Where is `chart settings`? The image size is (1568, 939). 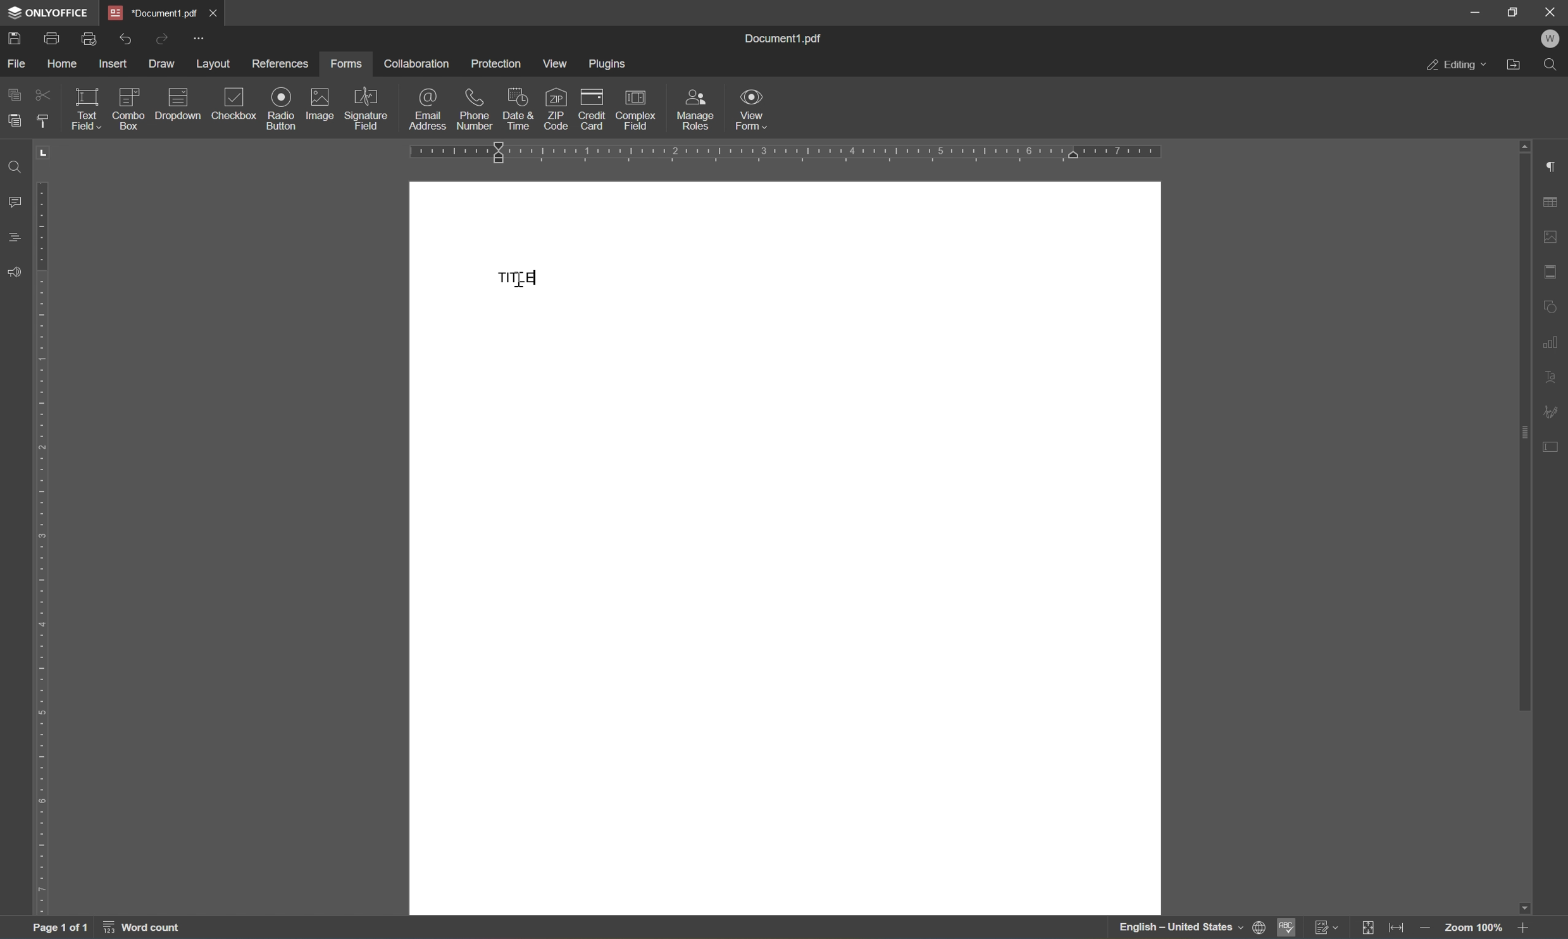 chart settings is located at coordinates (1555, 339).